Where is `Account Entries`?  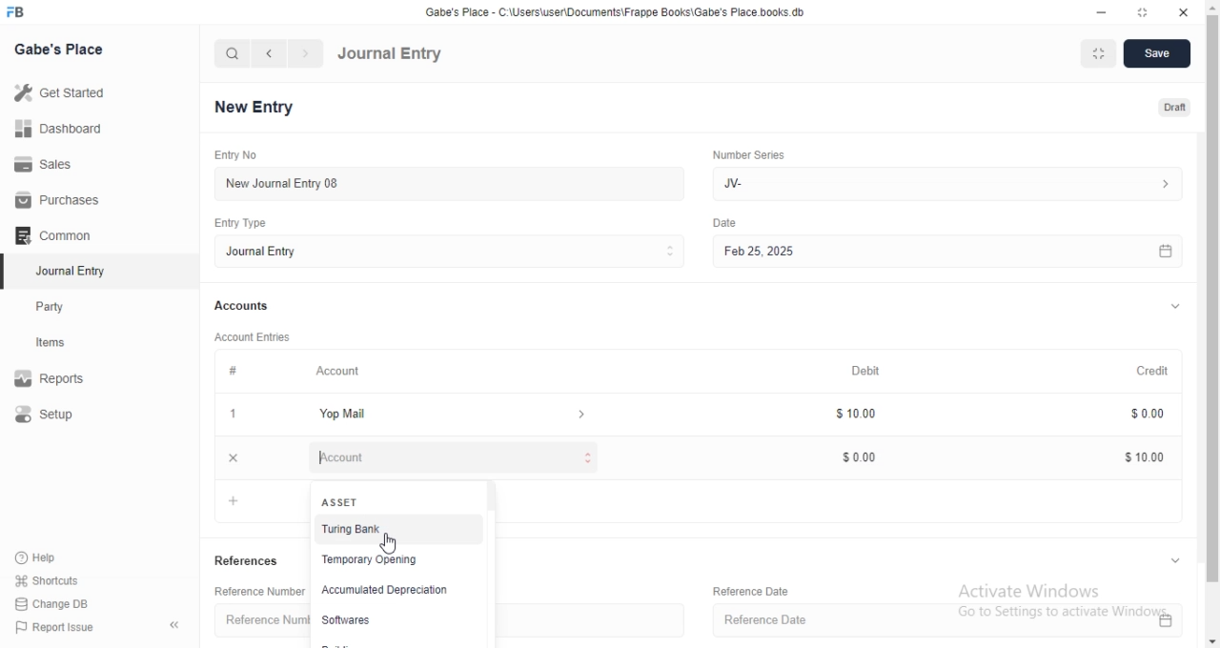 Account Entries is located at coordinates (254, 337).